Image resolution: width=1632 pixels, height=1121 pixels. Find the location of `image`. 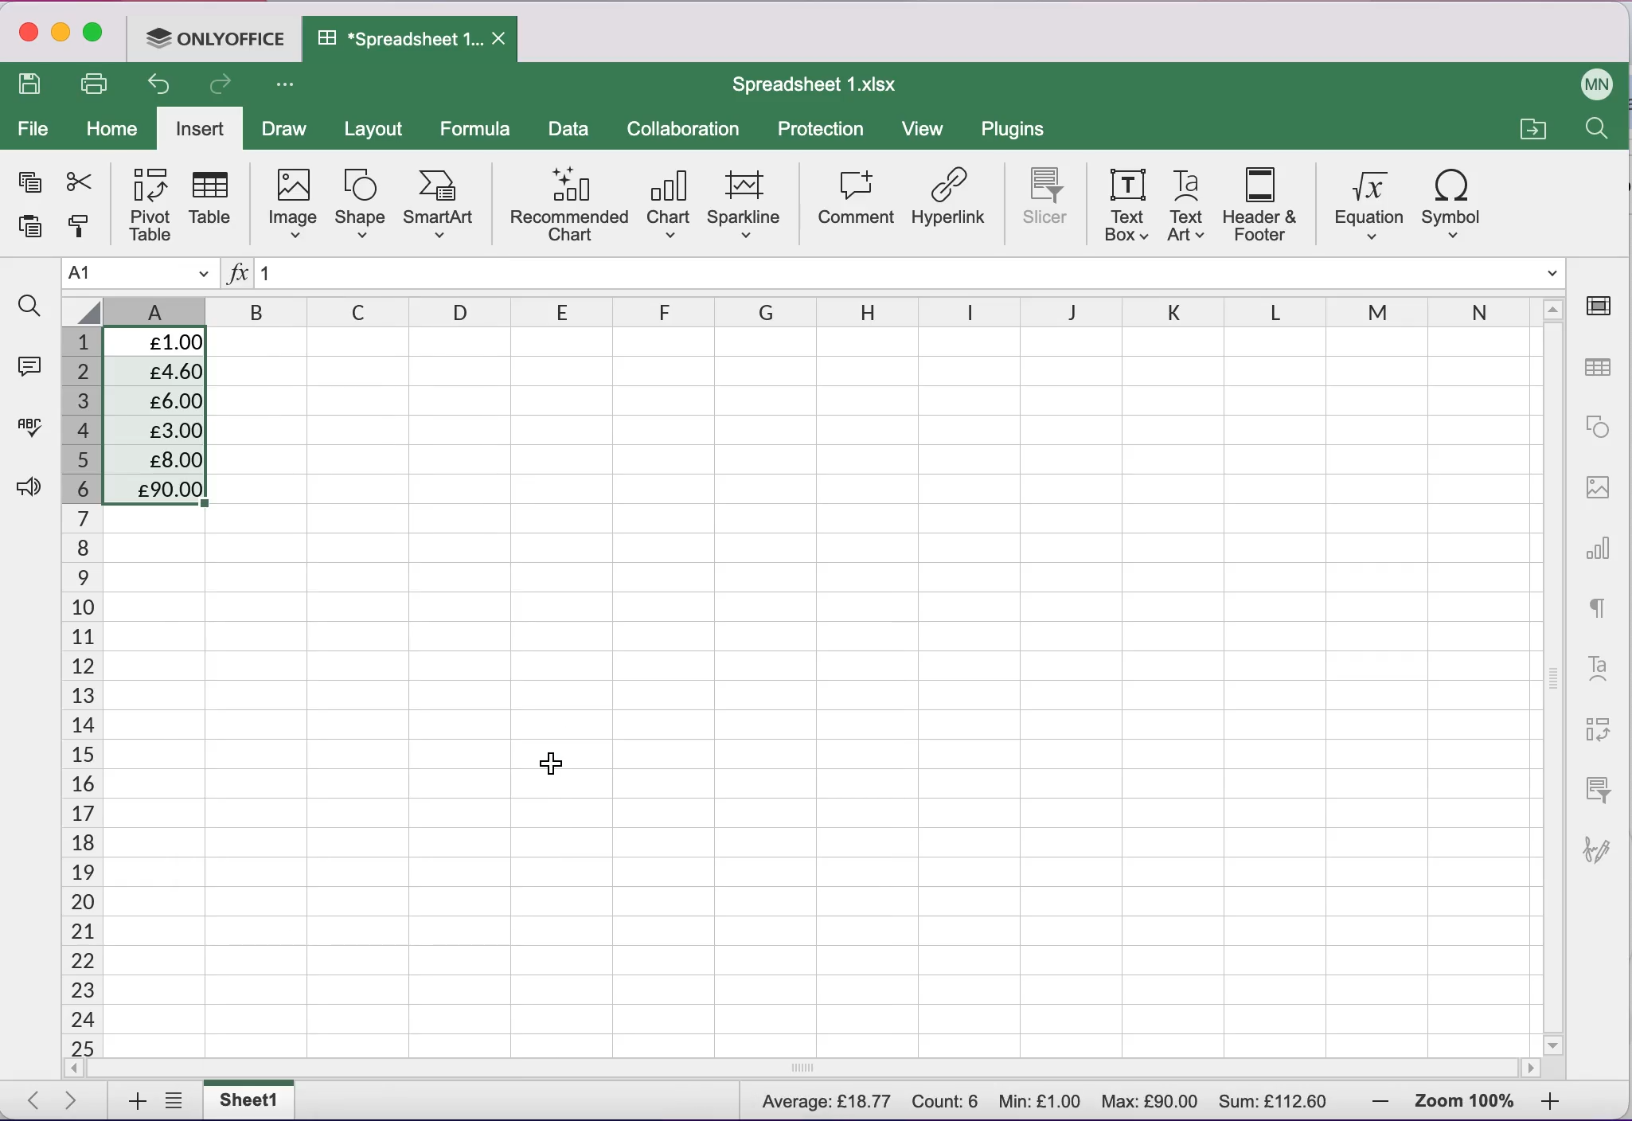

image is located at coordinates (1600, 486).